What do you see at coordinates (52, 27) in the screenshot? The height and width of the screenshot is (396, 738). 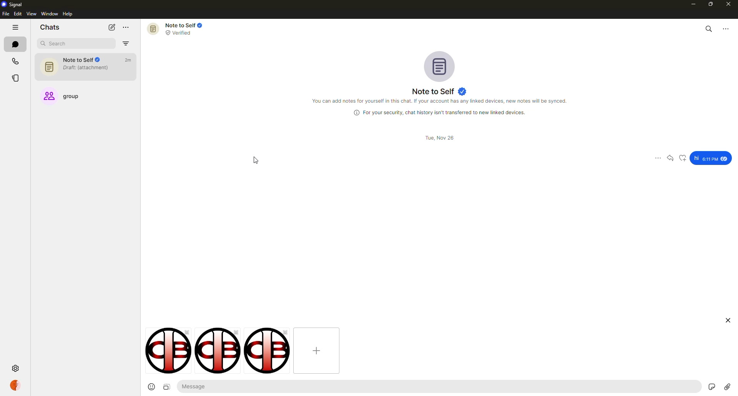 I see `chats` at bounding box center [52, 27].